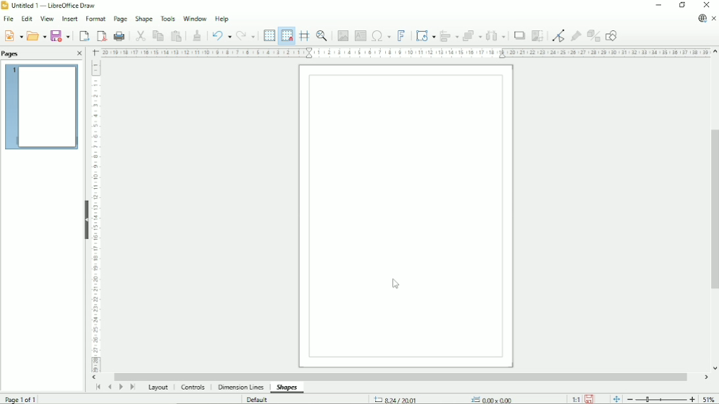 The height and width of the screenshot is (404, 719). I want to click on Canvas, so click(406, 216).